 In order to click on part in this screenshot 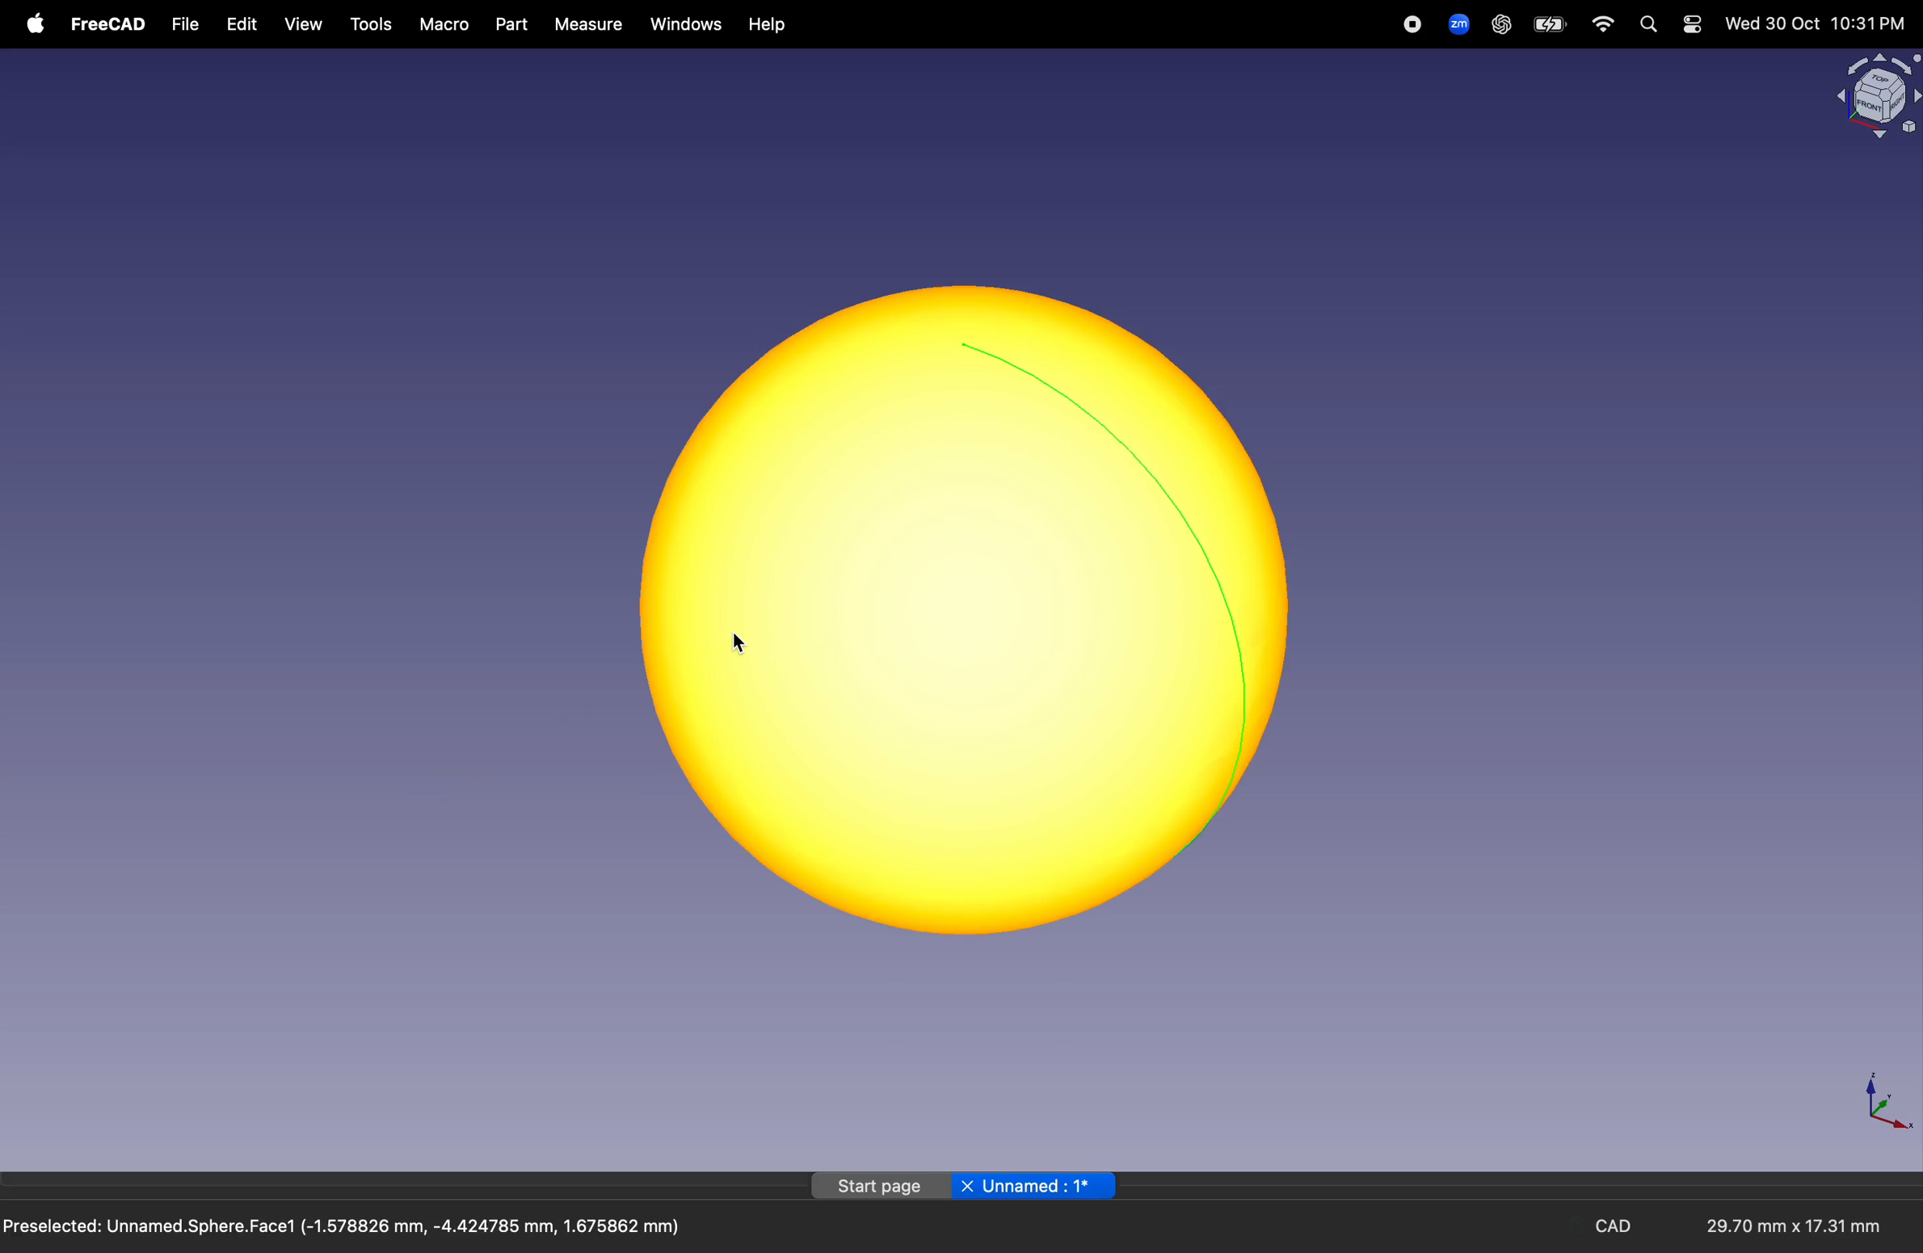, I will do `click(510, 24)`.